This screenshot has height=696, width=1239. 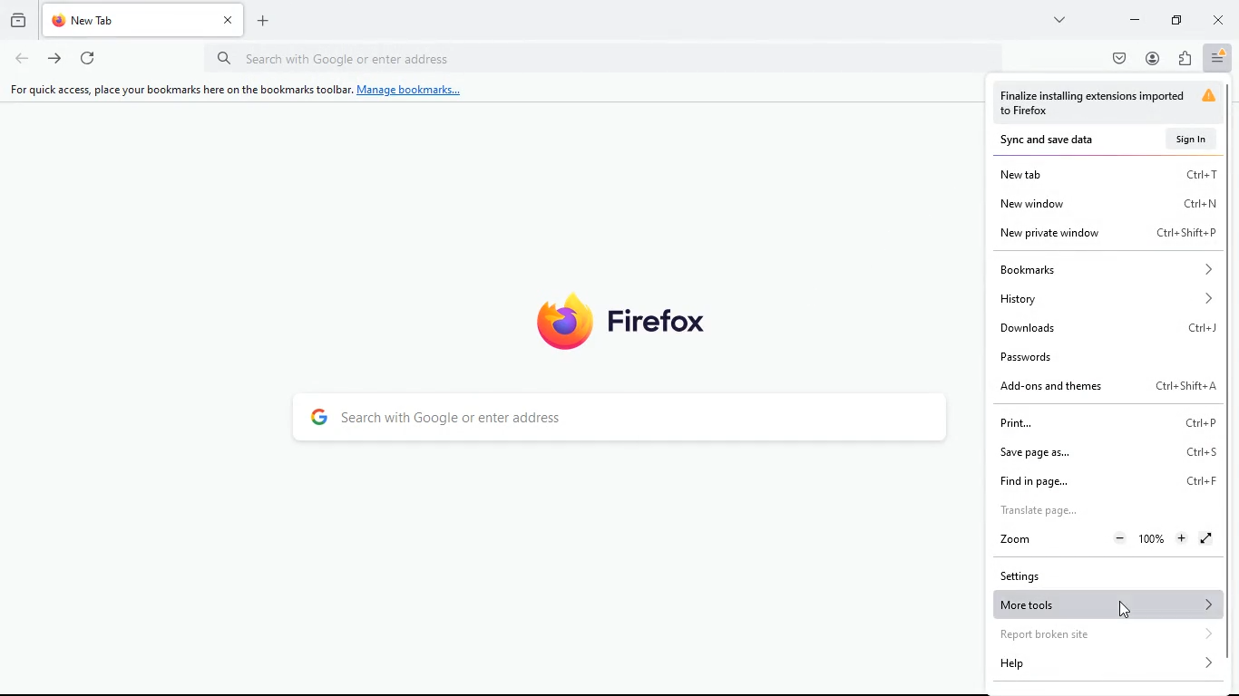 What do you see at coordinates (237, 92) in the screenshot?
I see `For quick access, place your bookmarks here on the bookmarks toolbar. Manage bookmarks...` at bounding box center [237, 92].